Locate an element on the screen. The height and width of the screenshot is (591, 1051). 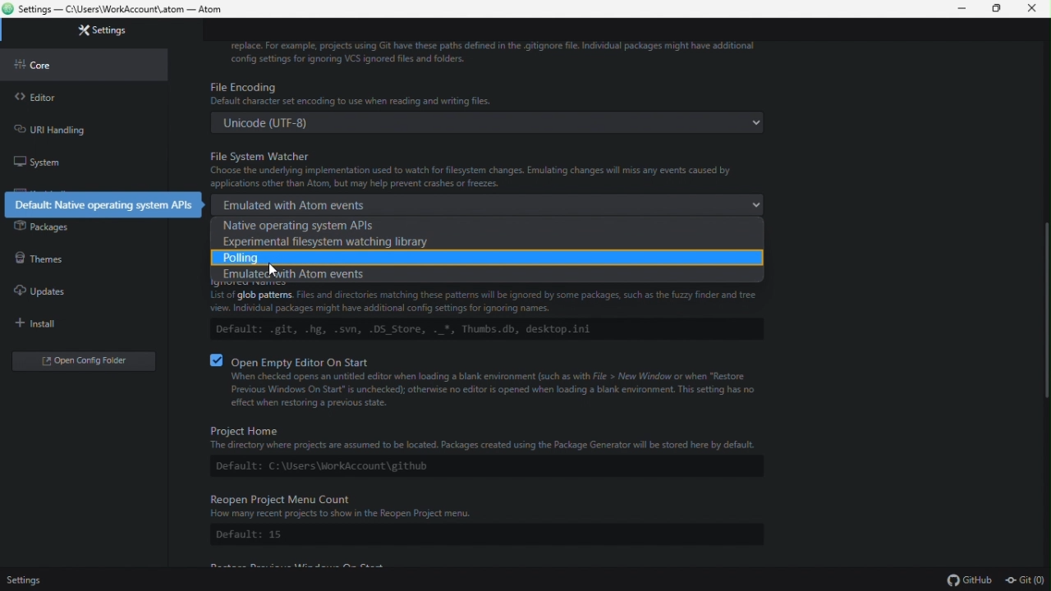
updates is located at coordinates (76, 292).